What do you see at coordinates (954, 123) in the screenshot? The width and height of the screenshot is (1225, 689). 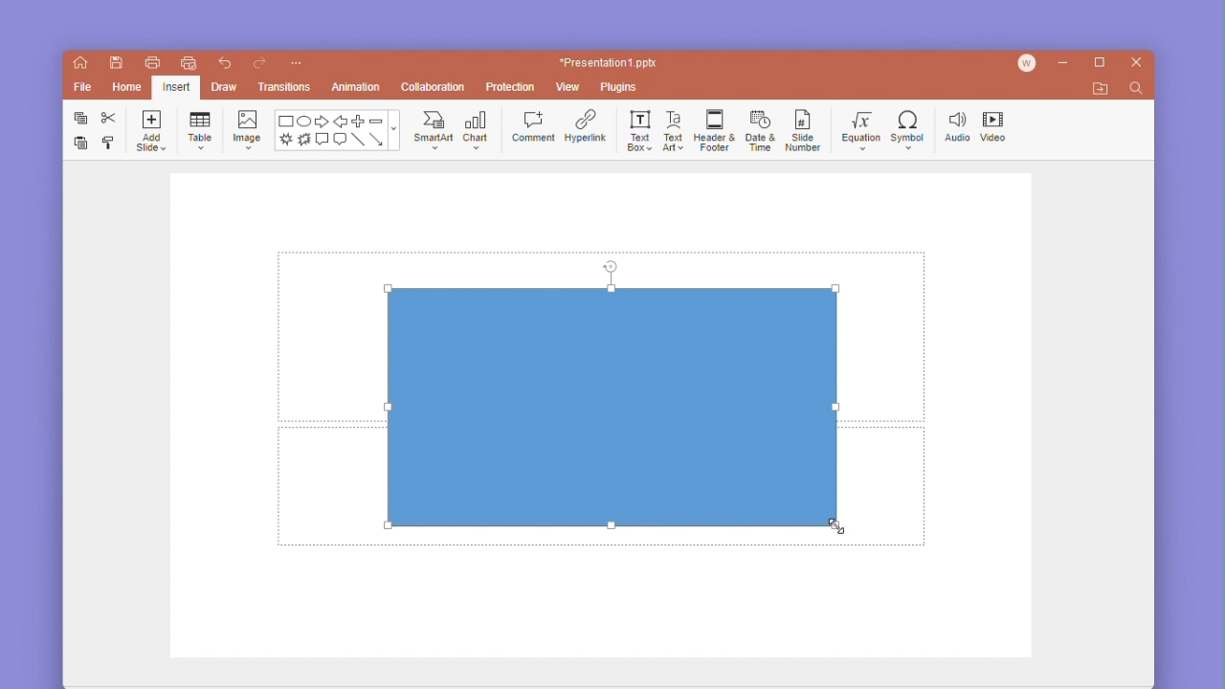 I see `audio` at bounding box center [954, 123].